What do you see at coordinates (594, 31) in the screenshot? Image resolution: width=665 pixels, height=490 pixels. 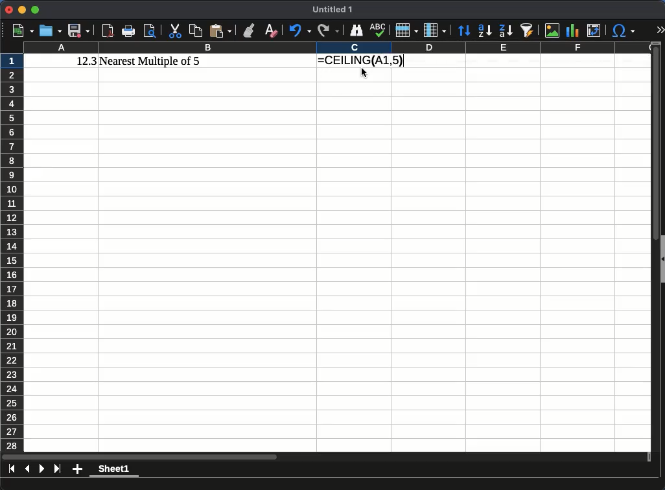 I see `pivot table` at bounding box center [594, 31].